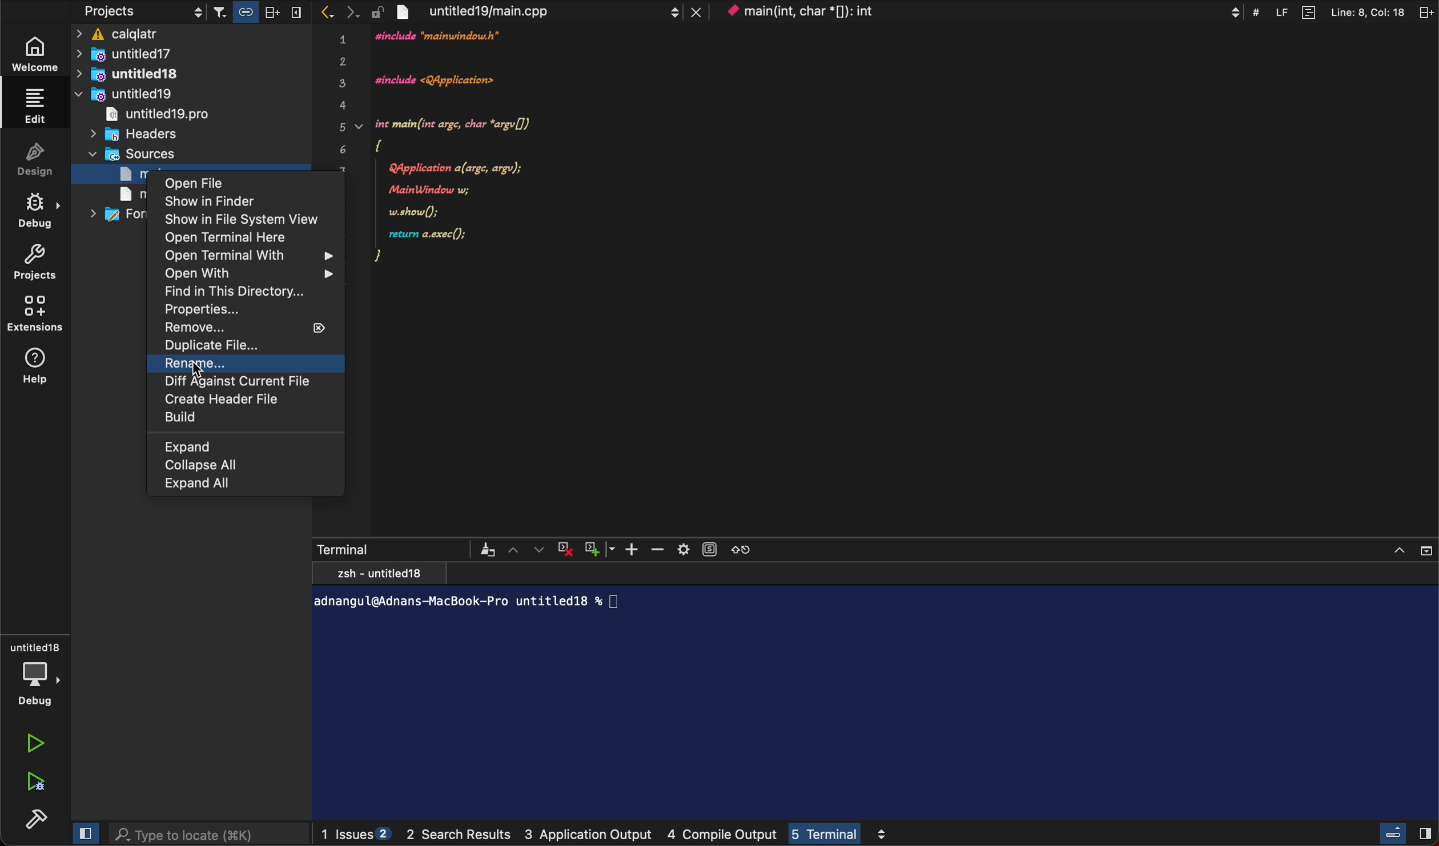 This screenshot has width=1439, height=846. Describe the element at coordinates (344, 547) in the screenshot. I see `Terminal ` at that location.